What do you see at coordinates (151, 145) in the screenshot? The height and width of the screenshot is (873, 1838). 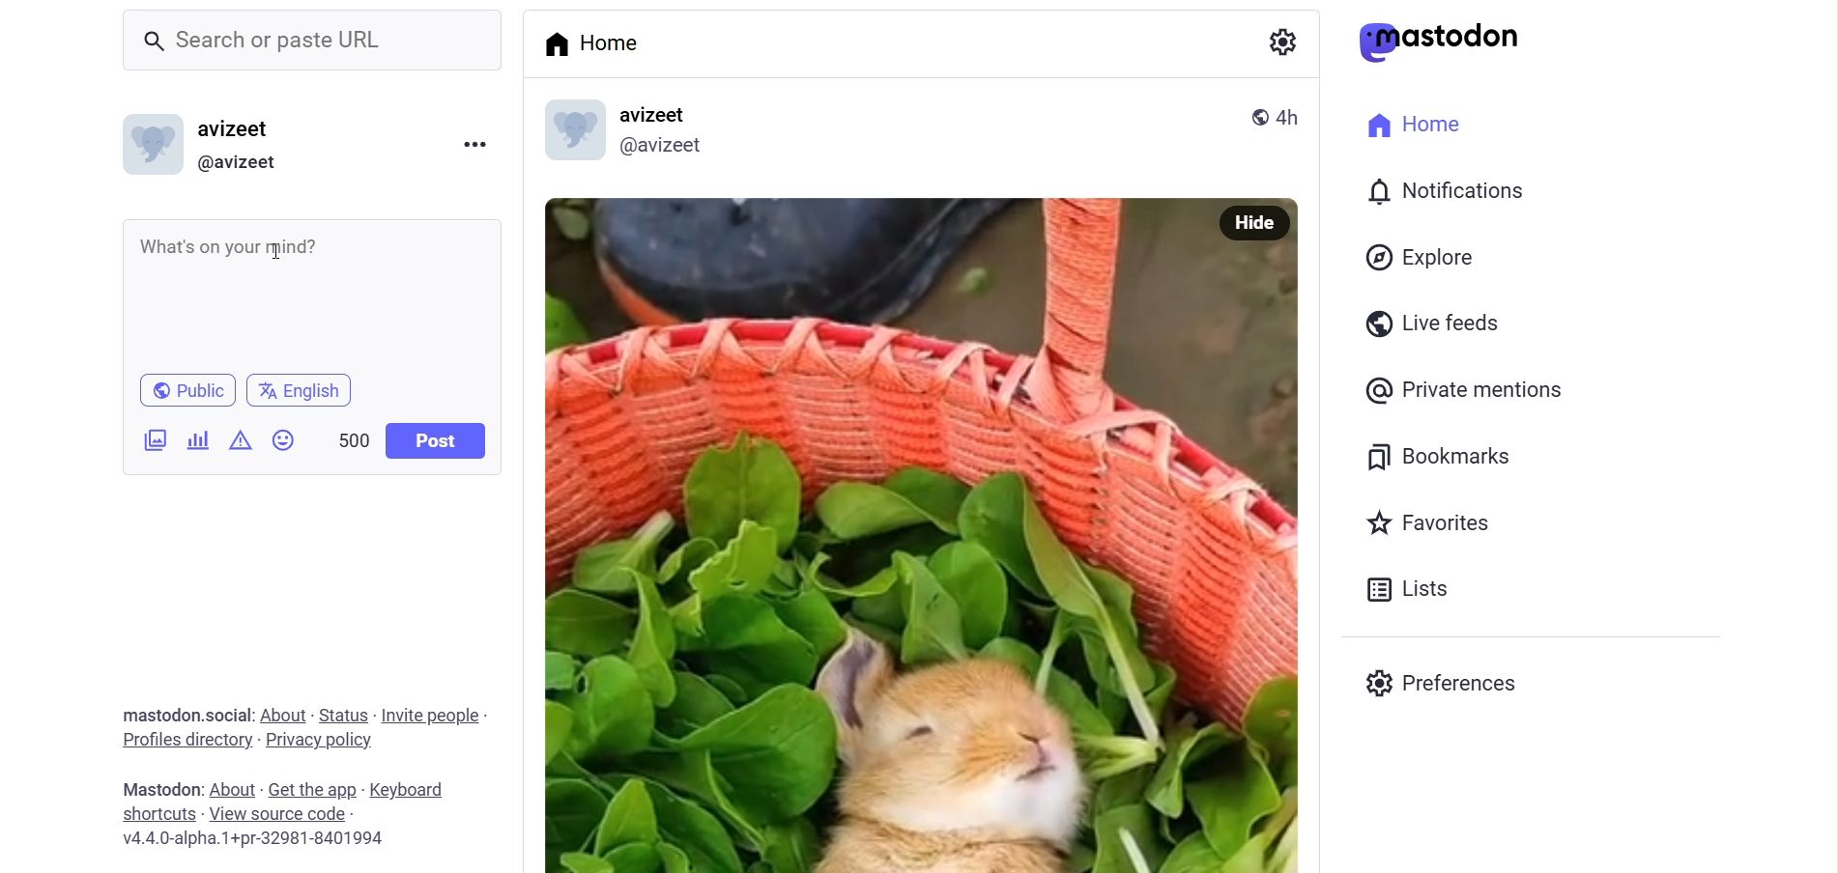 I see `Profile picture` at bounding box center [151, 145].